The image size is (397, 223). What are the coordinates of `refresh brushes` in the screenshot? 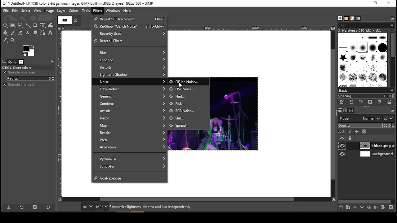 It's located at (381, 103).